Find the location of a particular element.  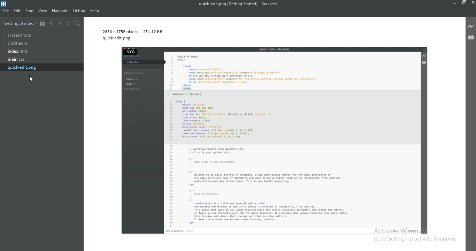

quick-edit.png image is located at coordinates (268, 132).